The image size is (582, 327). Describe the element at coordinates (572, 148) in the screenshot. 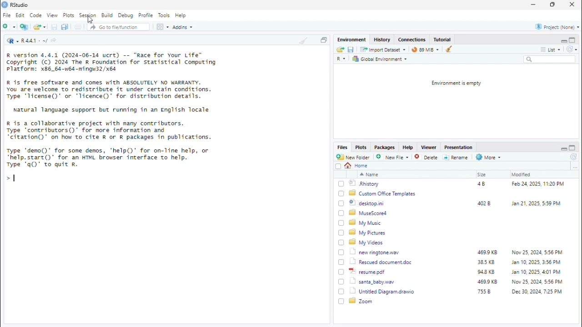

I see `maximise` at that location.